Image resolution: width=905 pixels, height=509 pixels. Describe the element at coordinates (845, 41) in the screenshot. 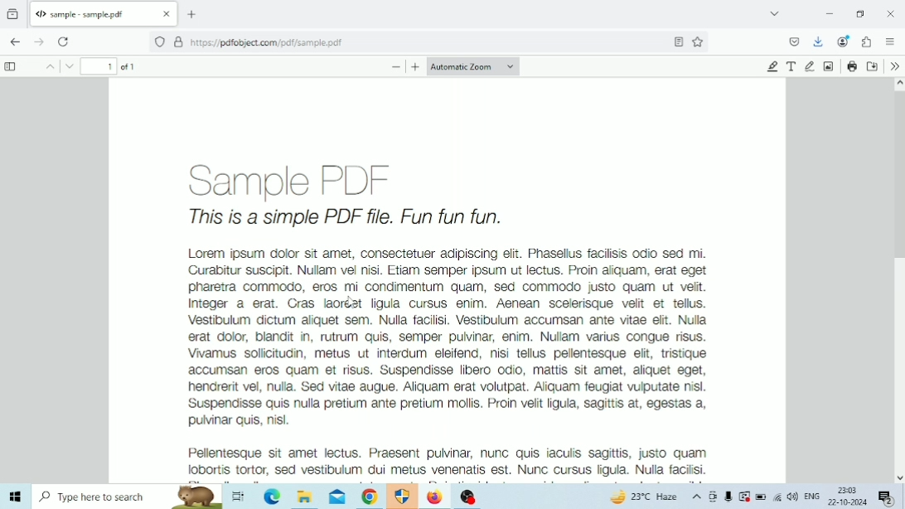

I see `Account` at that location.